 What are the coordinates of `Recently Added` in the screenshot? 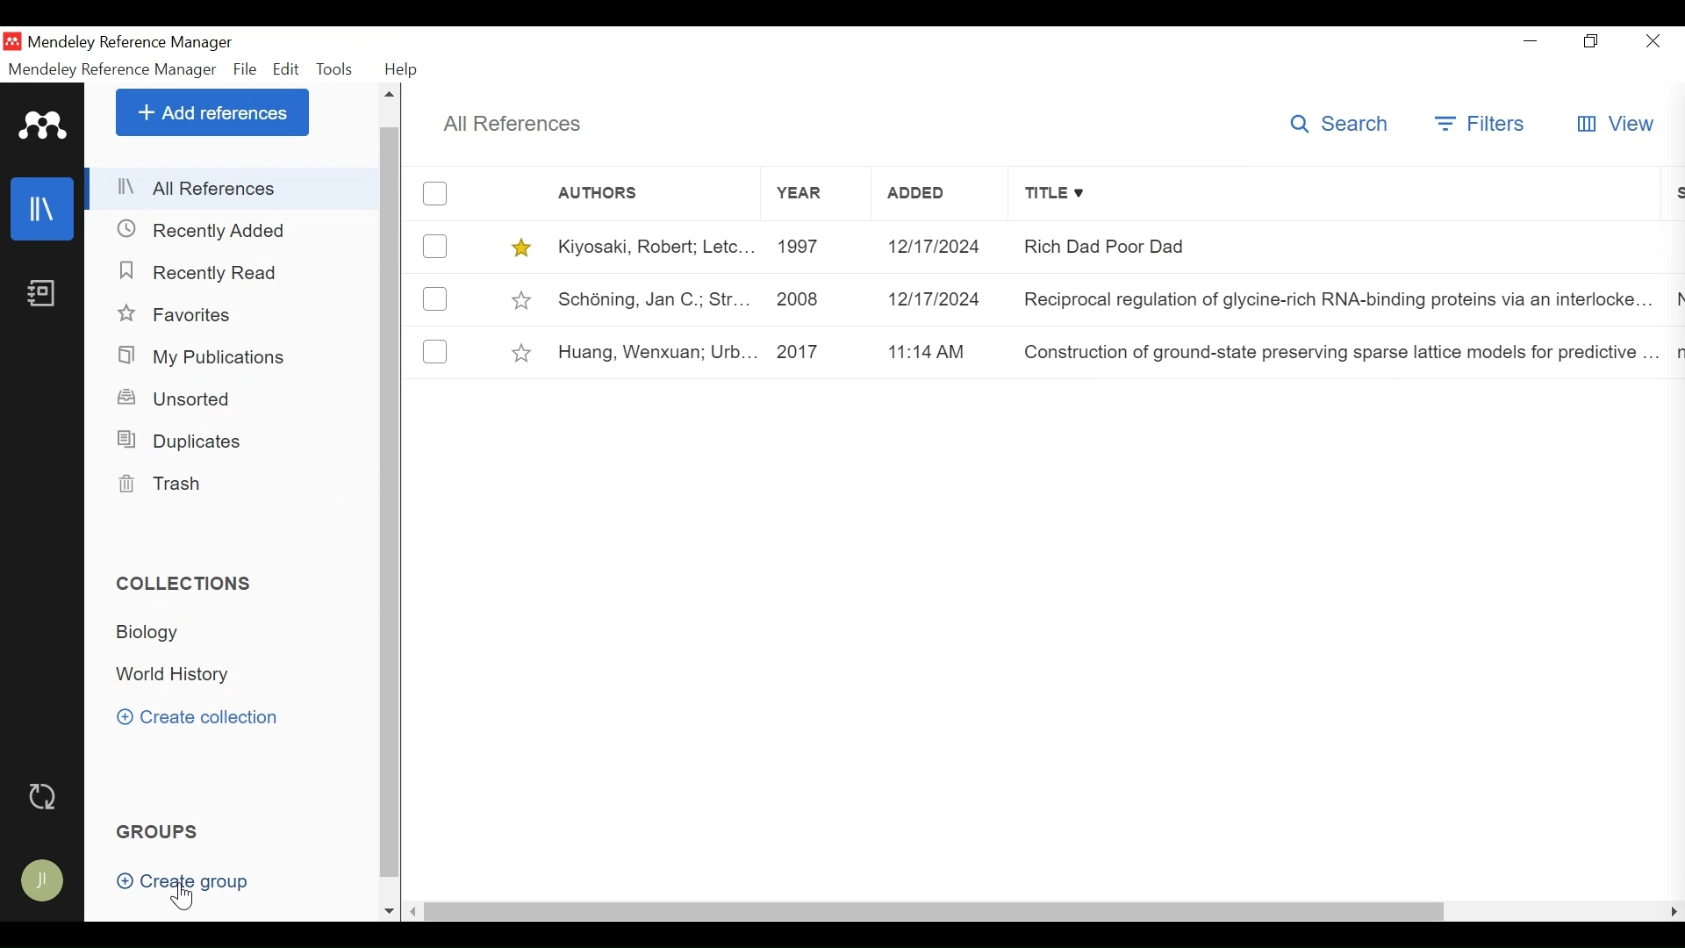 It's located at (204, 230).